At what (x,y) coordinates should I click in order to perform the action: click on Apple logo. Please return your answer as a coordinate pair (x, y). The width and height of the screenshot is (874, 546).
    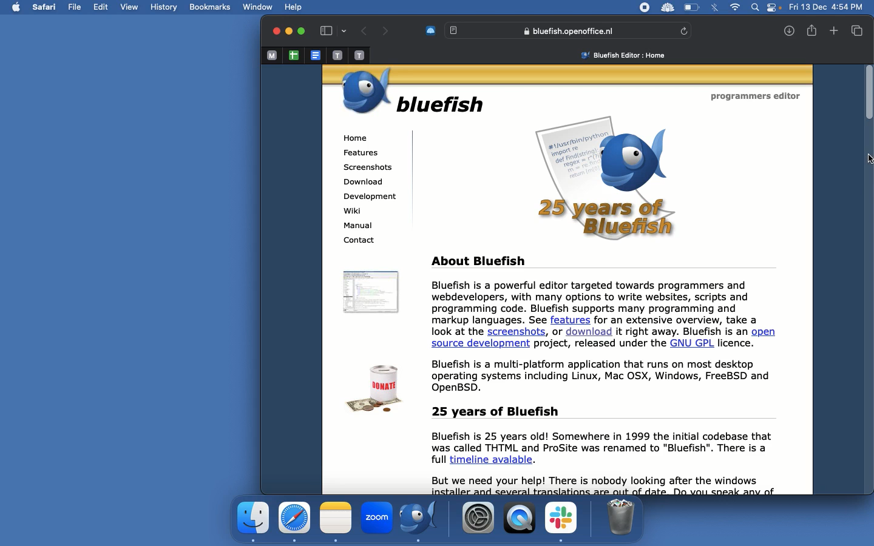
    Looking at the image, I should click on (16, 7).